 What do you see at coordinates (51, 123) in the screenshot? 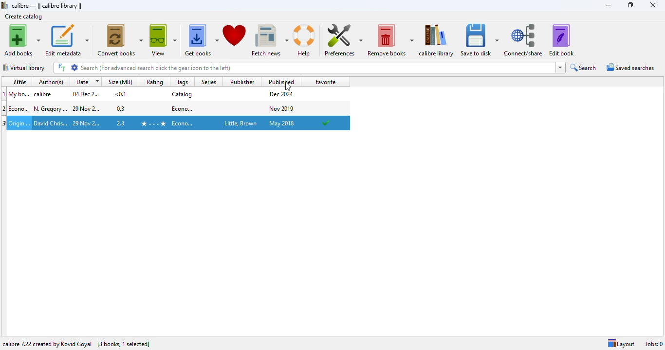
I see `author` at bounding box center [51, 123].